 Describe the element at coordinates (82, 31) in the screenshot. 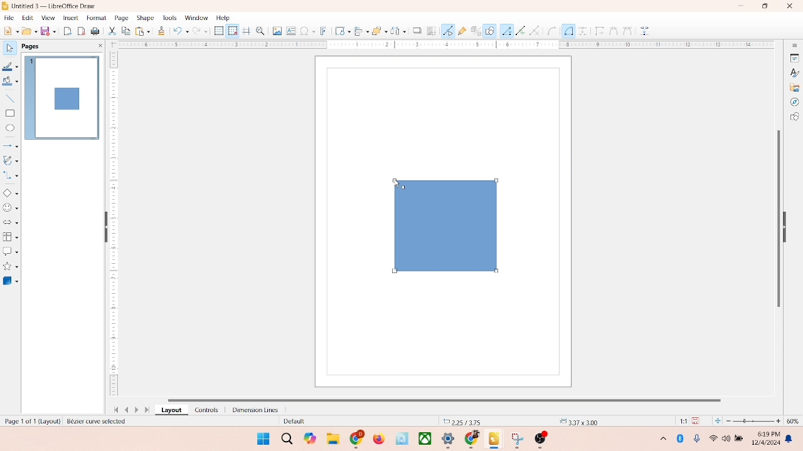

I see `export directly as PDF` at that location.